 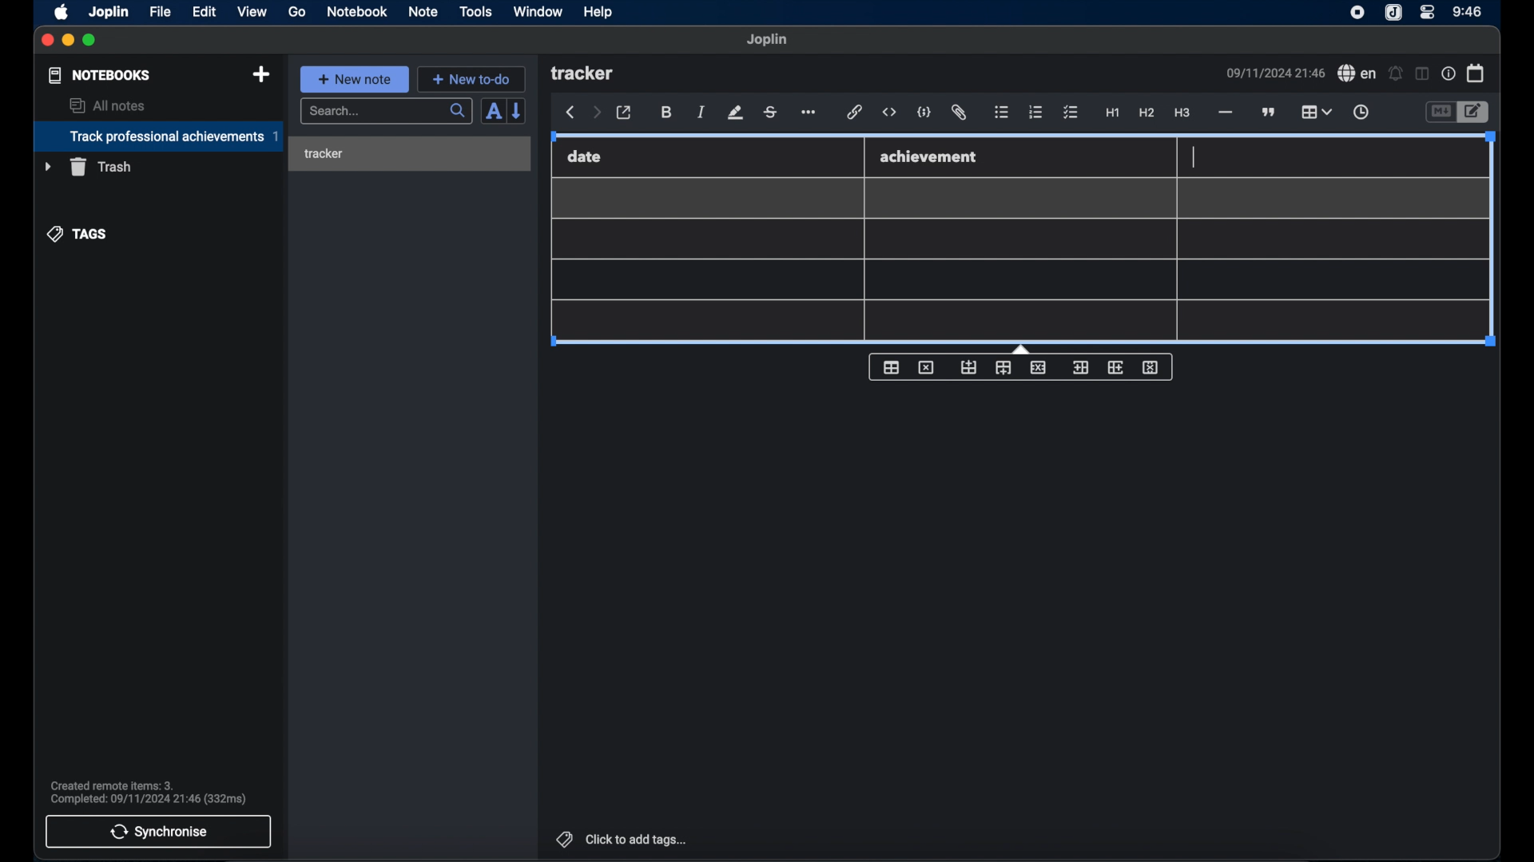 I want to click on forward, so click(x=596, y=113).